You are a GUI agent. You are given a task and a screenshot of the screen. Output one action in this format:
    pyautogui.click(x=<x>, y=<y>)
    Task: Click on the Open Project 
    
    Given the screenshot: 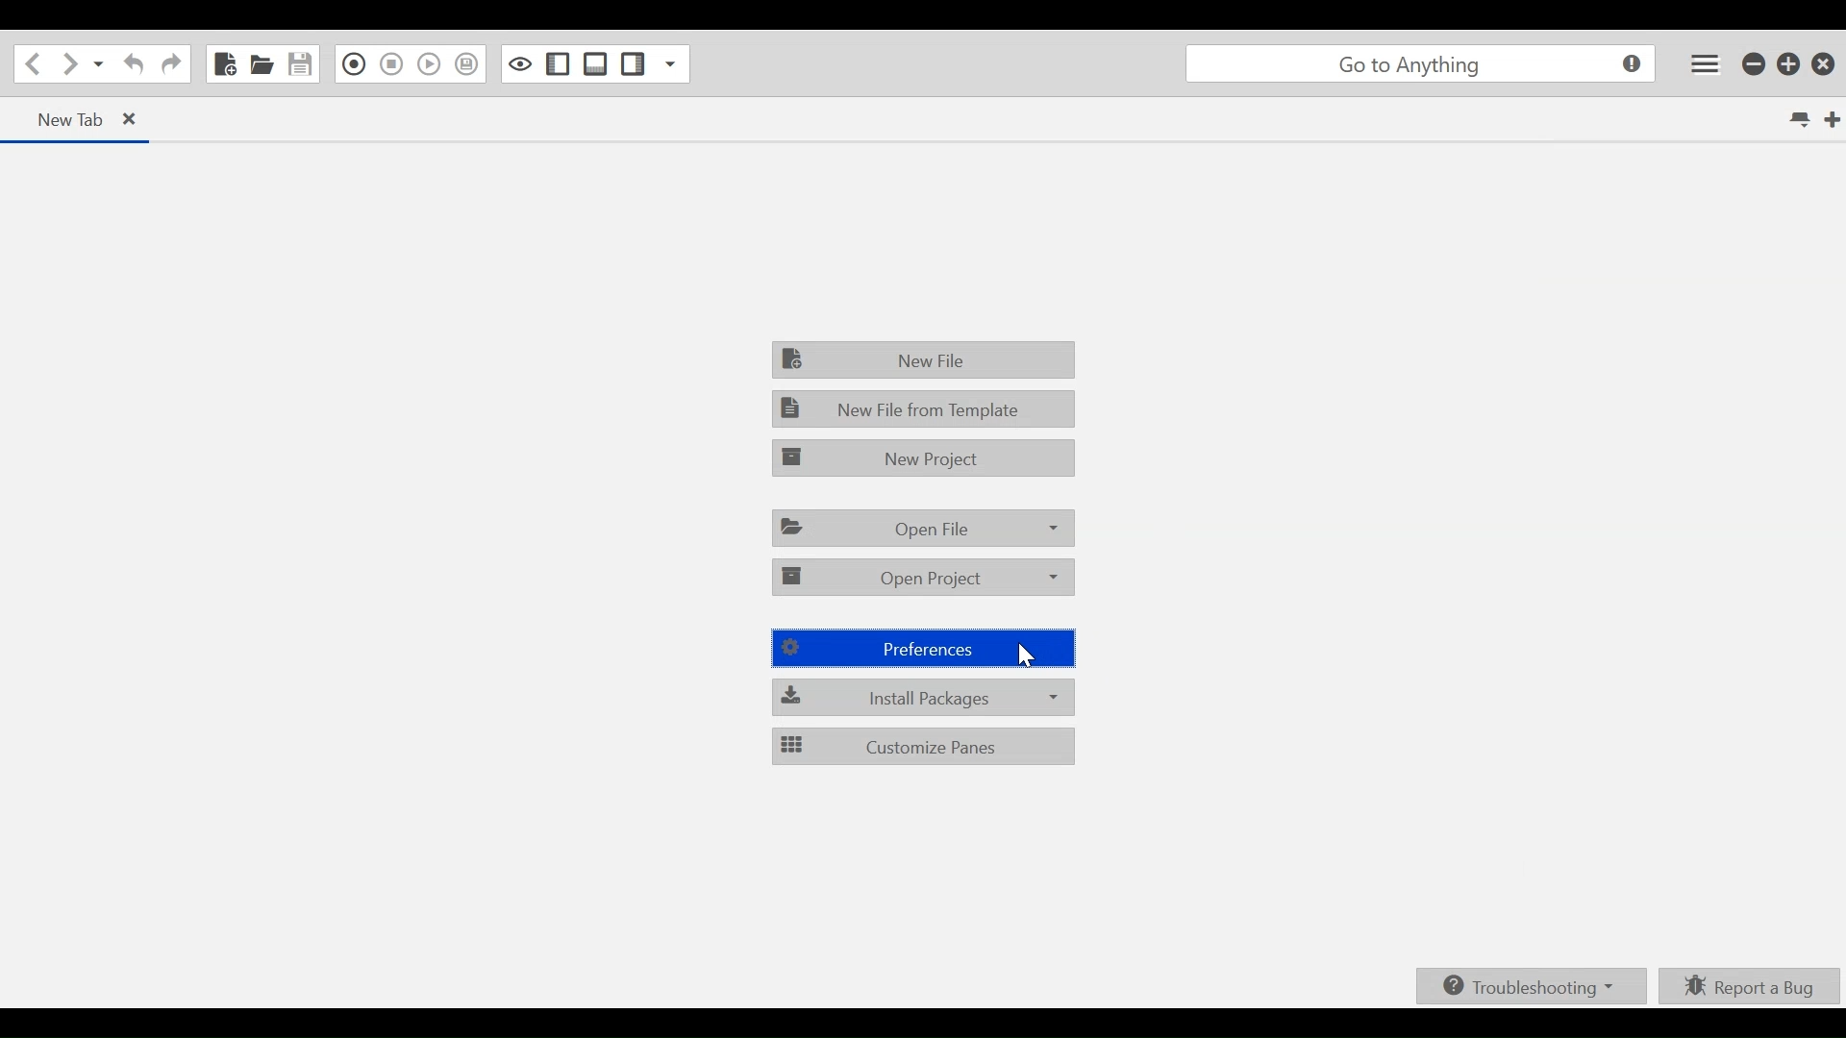 What is the action you would take?
    pyautogui.click(x=924, y=576)
    